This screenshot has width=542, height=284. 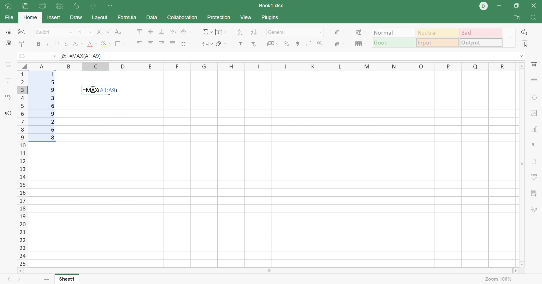 I want to click on Align Left, so click(x=140, y=44).